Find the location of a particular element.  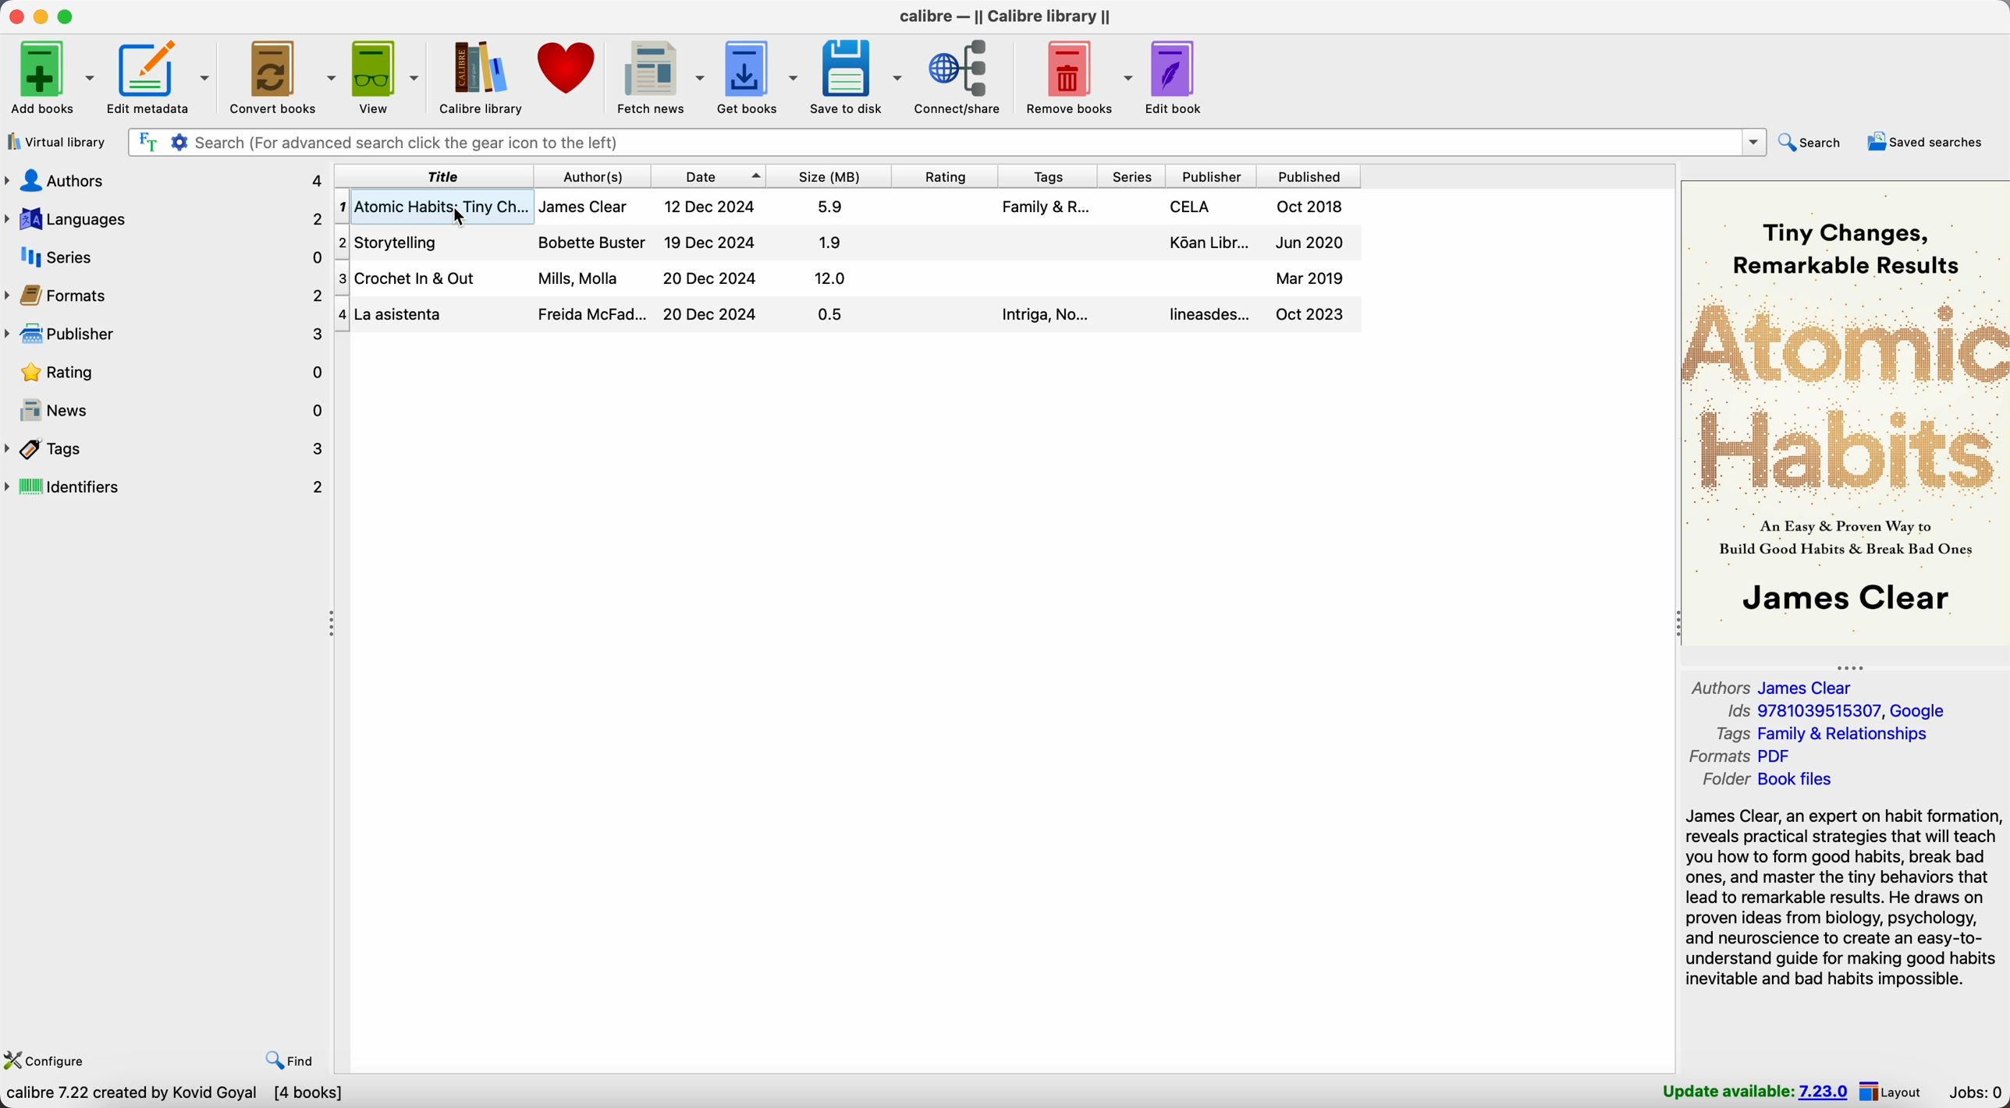

crochet in out book details is located at coordinates (845, 278).